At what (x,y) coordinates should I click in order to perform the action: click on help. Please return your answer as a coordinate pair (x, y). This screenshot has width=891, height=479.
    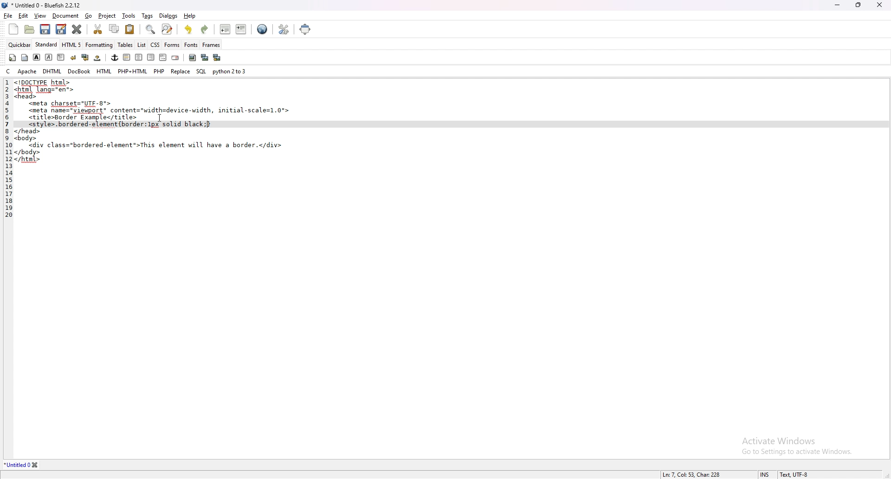
    Looking at the image, I should click on (190, 15).